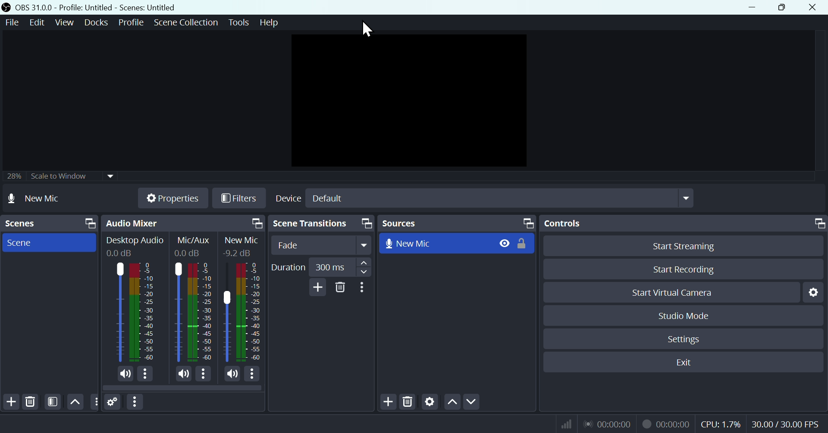  I want to click on File, so click(11, 23).